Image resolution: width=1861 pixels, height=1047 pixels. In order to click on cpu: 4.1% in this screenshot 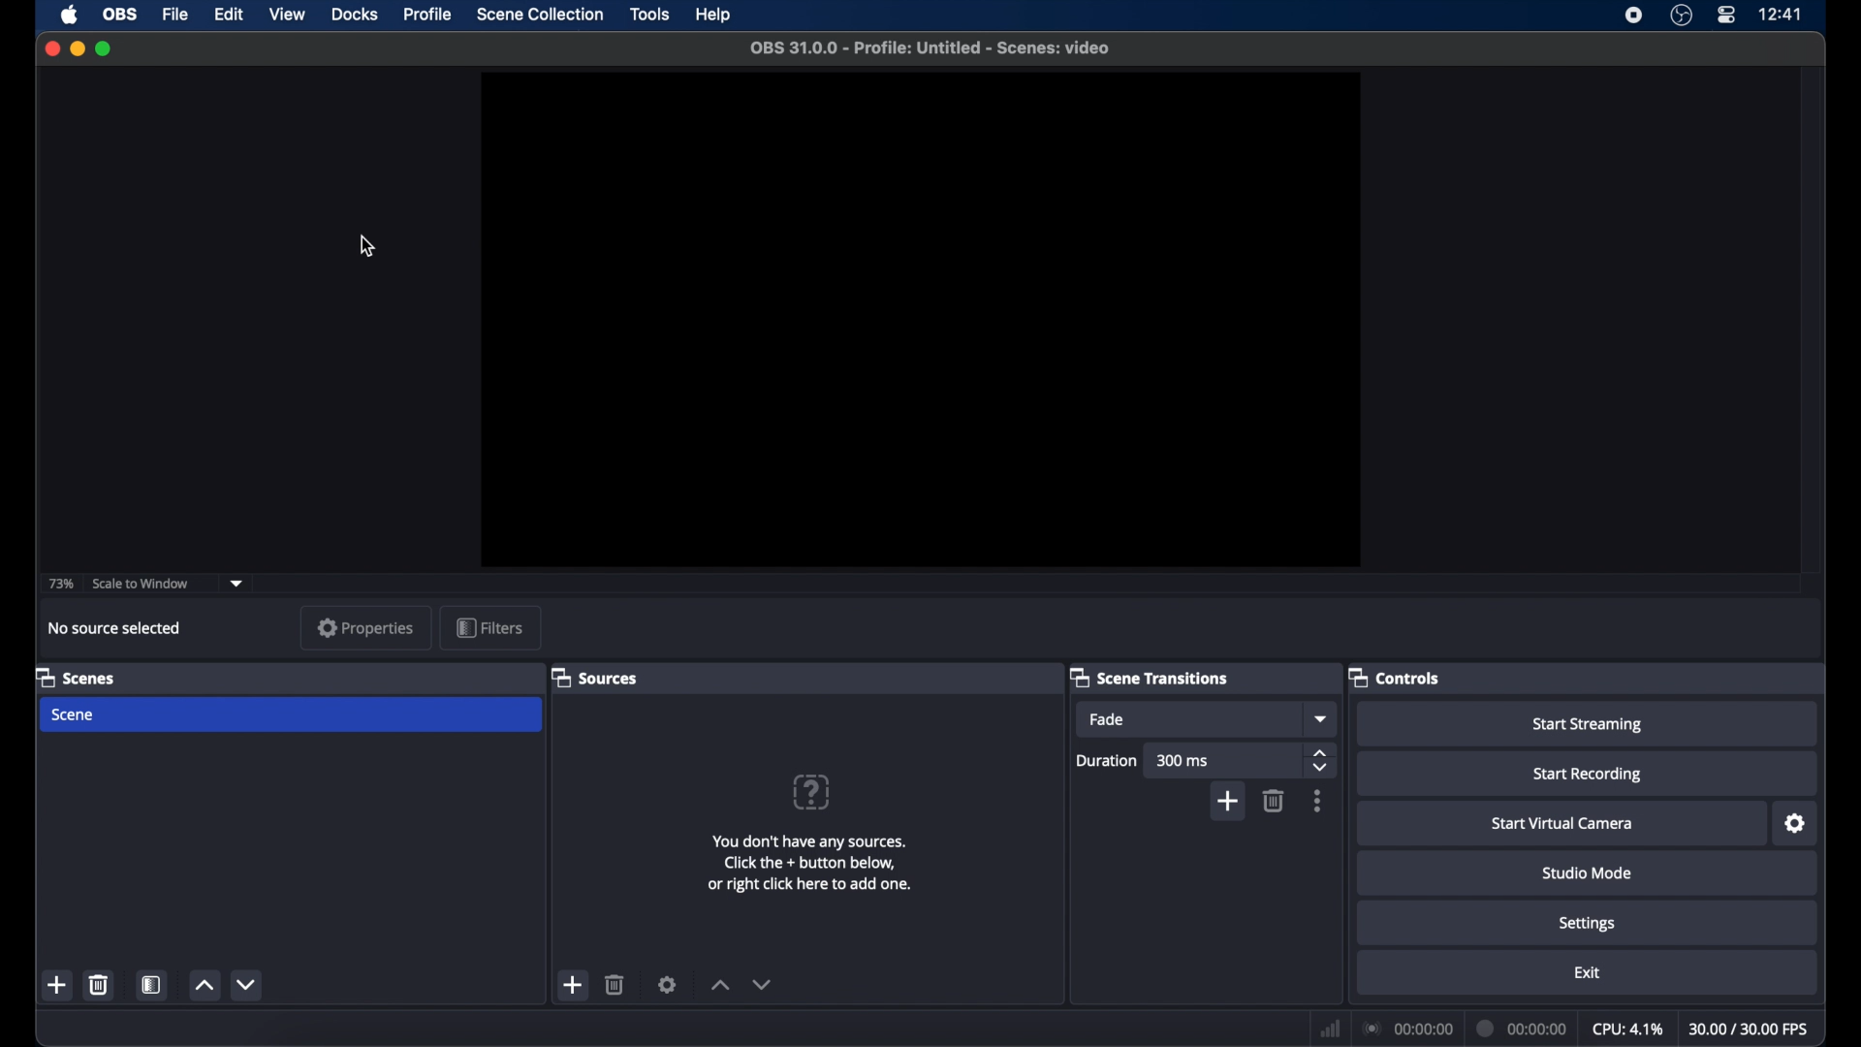, I will do `click(1628, 1027)`.